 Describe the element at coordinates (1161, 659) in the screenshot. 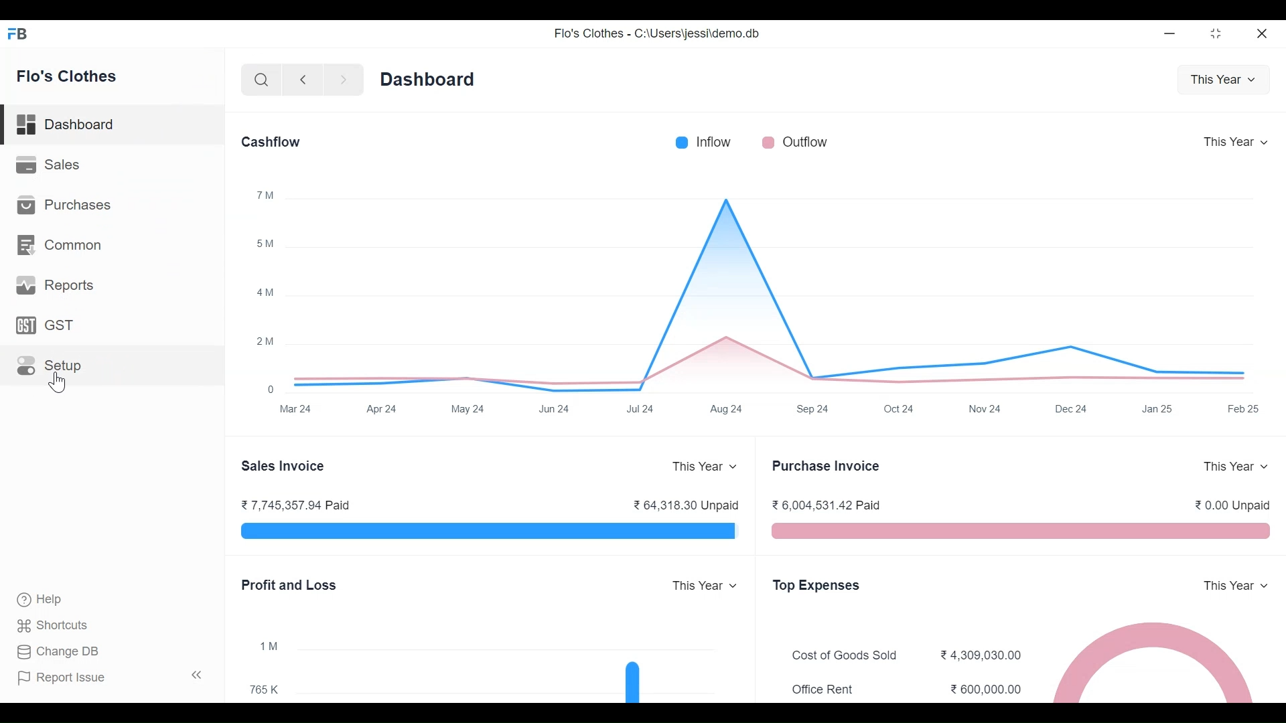

I see `The chart shows Flo's Clothes top five expenses sorted from the highest expenses to lowest expenses by category` at that location.